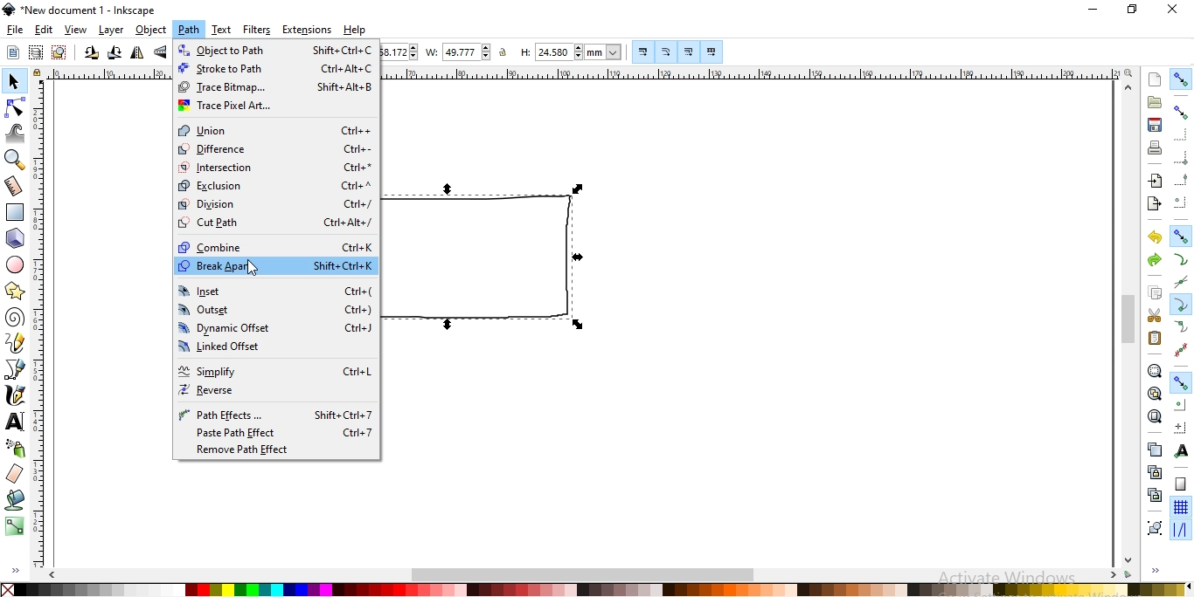 Image resolution: width=1194 pixels, height=597 pixels. What do you see at coordinates (1153, 204) in the screenshot?
I see `export a document` at bounding box center [1153, 204].